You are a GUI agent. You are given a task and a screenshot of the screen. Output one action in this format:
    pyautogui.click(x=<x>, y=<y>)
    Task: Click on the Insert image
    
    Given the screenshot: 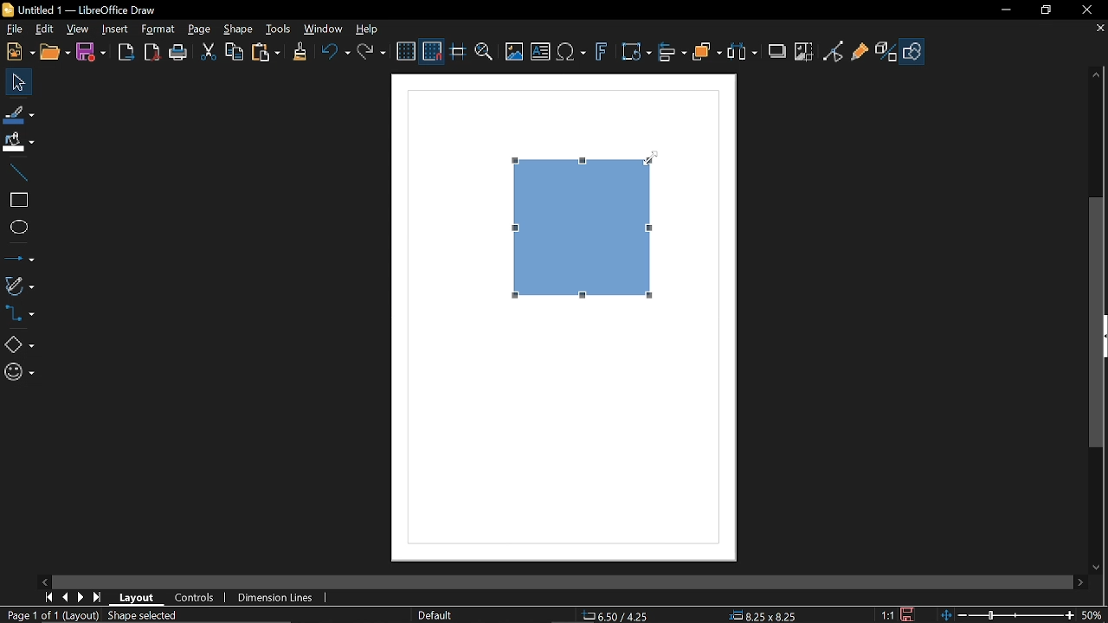 What is the action you would take?
    pyautogui.click(x=512, y=52)
    